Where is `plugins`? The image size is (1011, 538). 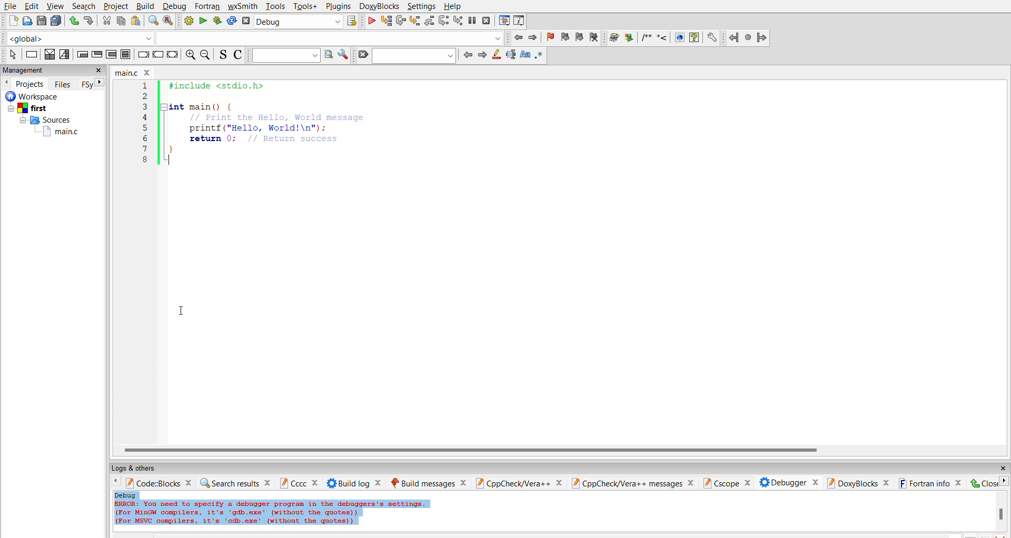
plugins is located at coordinates (337, 6).